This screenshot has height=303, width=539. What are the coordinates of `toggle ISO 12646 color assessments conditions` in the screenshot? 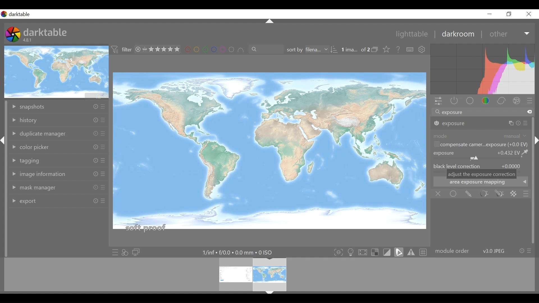 It's located at (351, 252).